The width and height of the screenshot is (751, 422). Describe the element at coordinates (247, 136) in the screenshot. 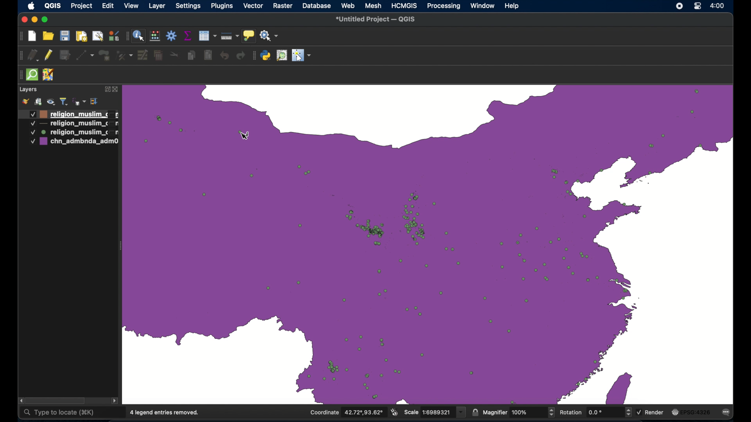

I see `identify tool cursor` at that location.